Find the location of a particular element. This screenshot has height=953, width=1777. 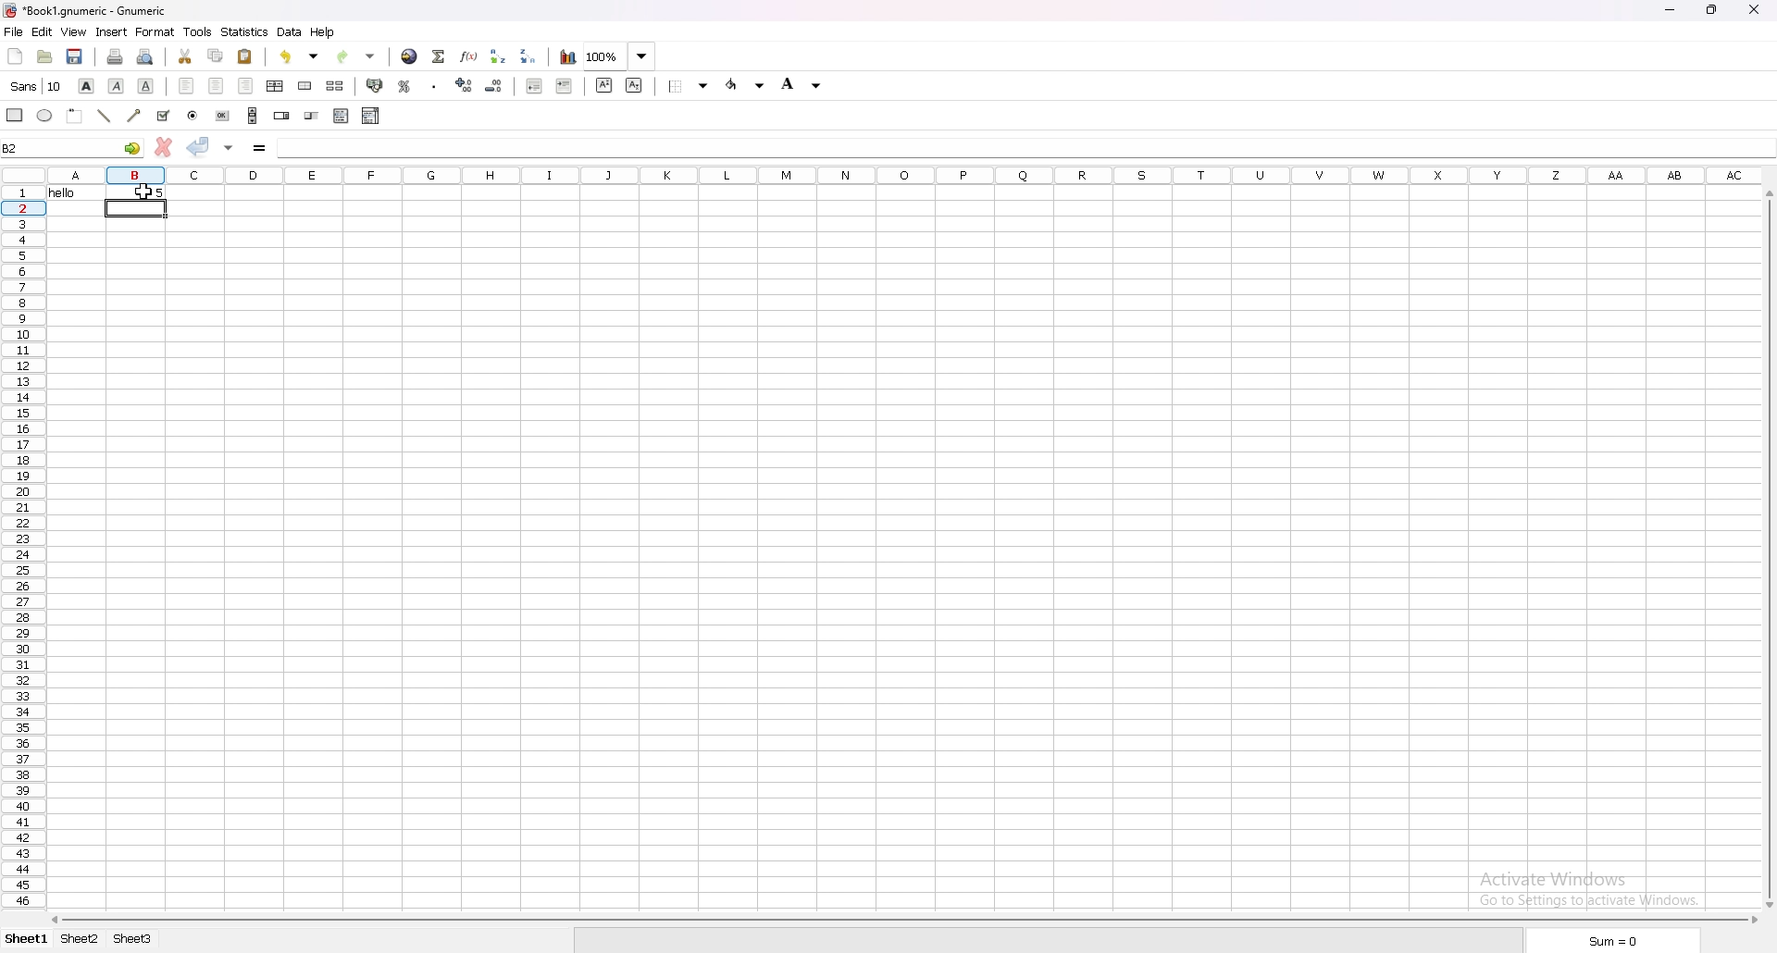

accept change is located at coordinates (200, 147).